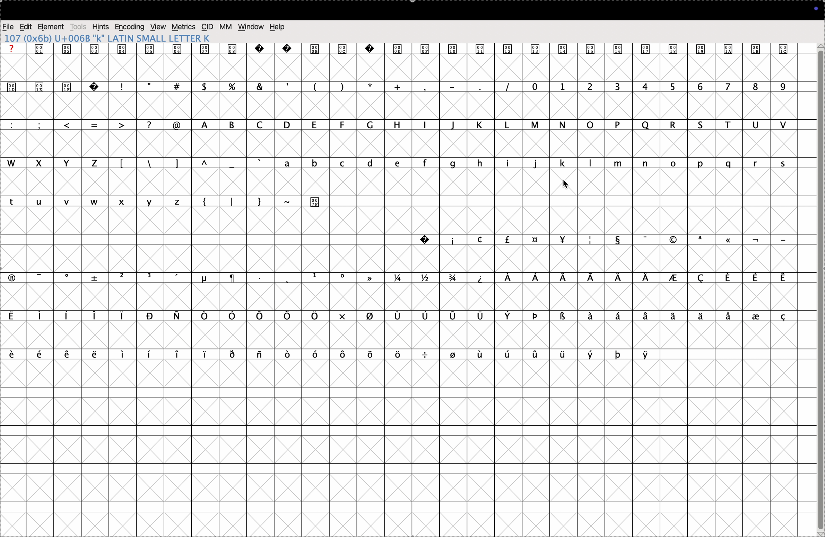 This screenshot has height=537, width=825. I want to click on 2, so click(592, 86).